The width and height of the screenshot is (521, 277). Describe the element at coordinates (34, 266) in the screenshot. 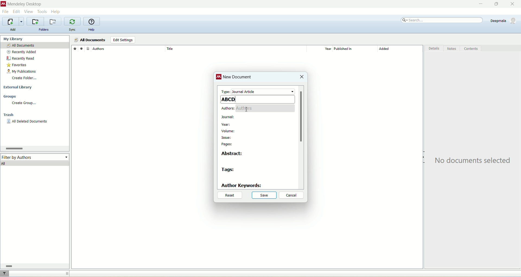

I see `horizontal scroll bar` at that location.